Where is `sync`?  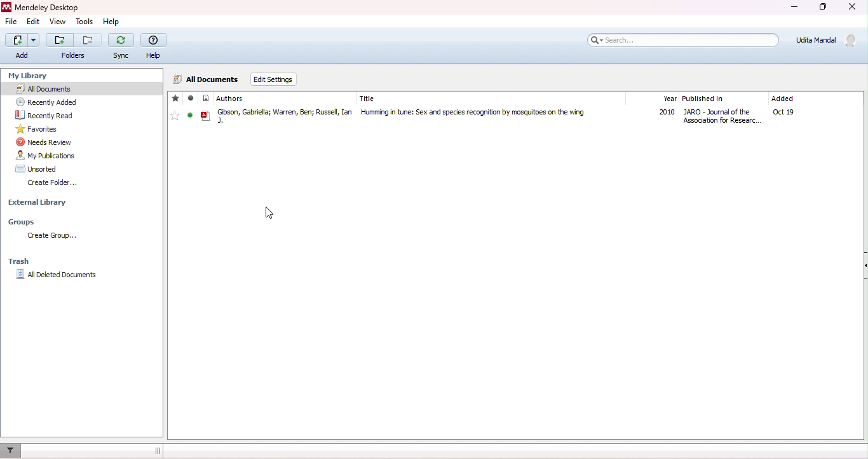 sync is located at coordinates (121, 46).